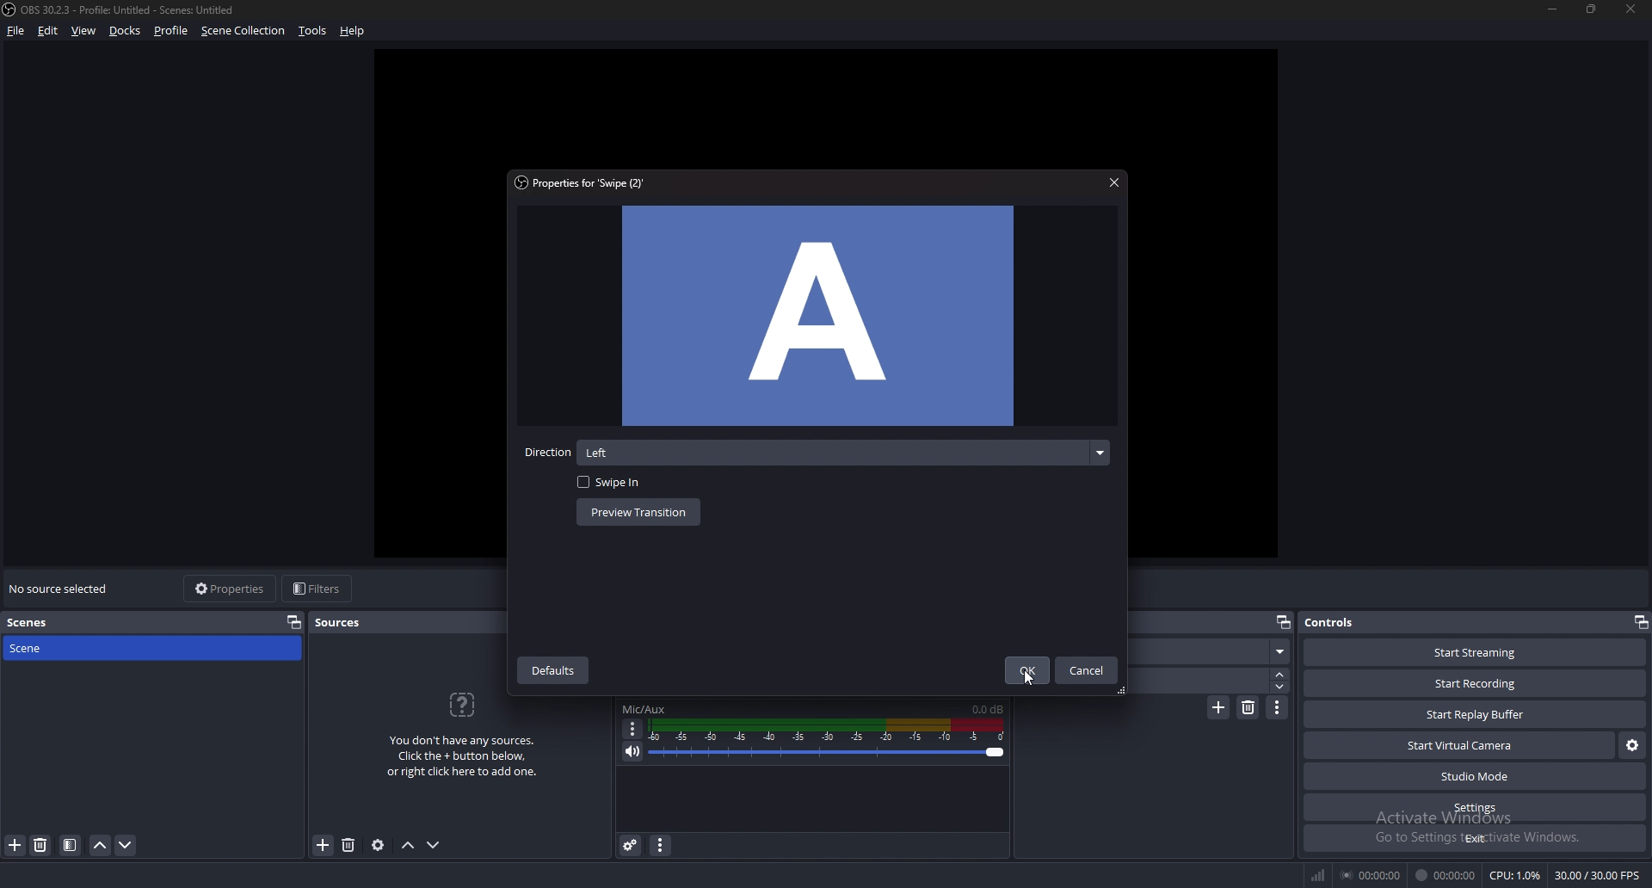 The height and width of the screenshot is (888, 1652). I want to click on network, so click(1322, 873).